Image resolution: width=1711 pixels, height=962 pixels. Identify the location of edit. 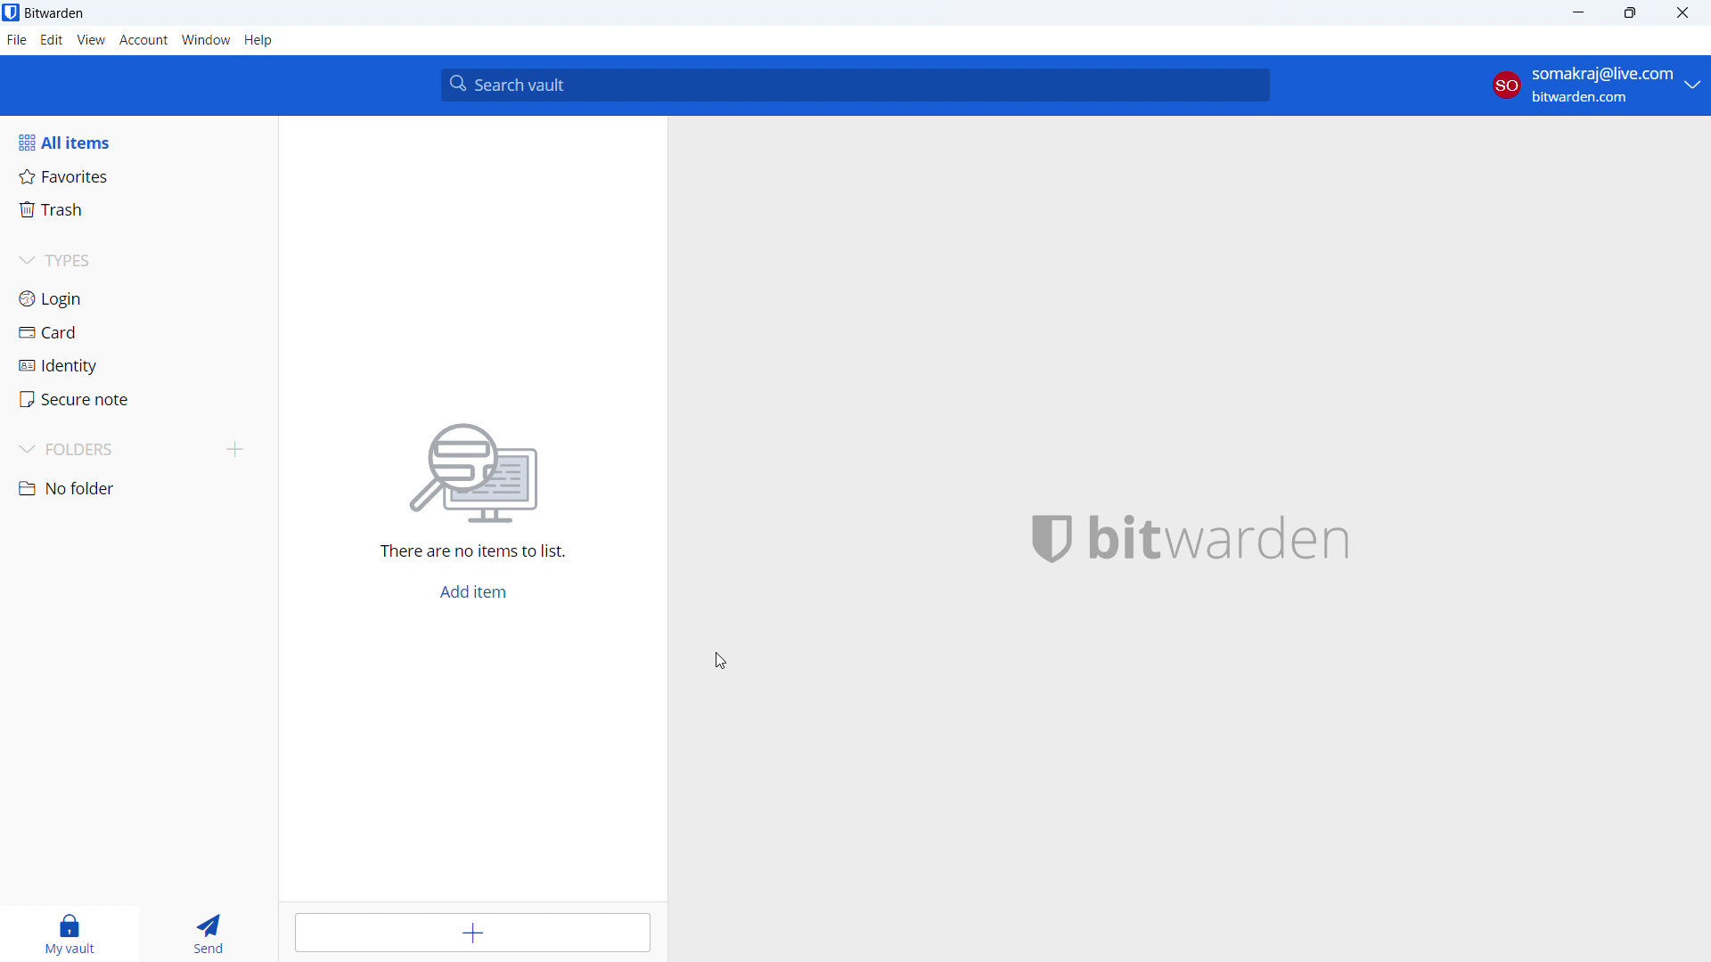
(52, 40).